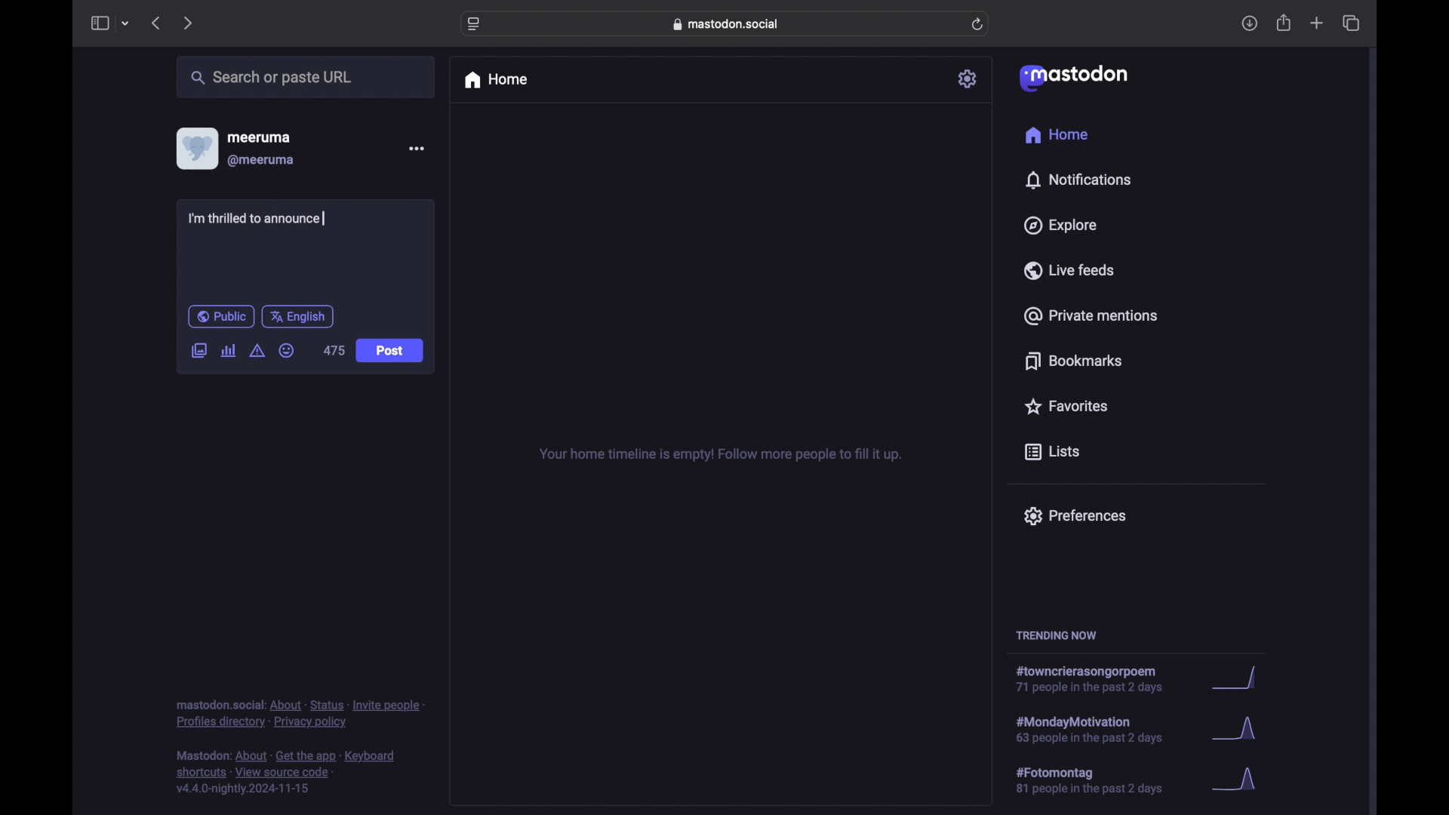 This screenshot has height=815, width=1449. What do you see at coordinates (1100, 779) in the screenshot?
I see `hashtag trend` at bounding box center [1100, 779].